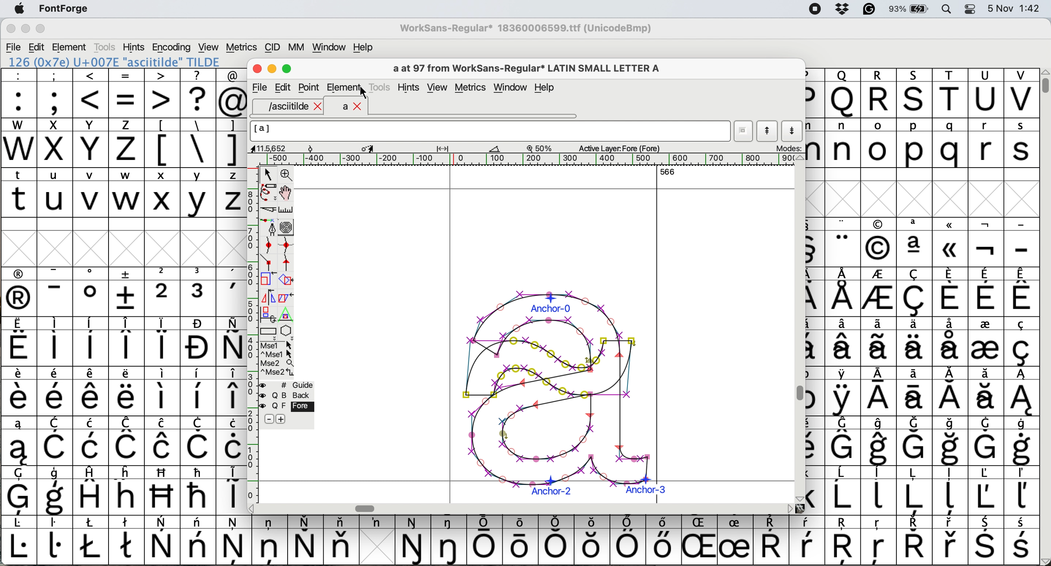 Image resolution: width=1051 pixels, height=566 pixels. Describe the element at coordinates (523, 539) in the screenshot. I see `symbol` at that location.